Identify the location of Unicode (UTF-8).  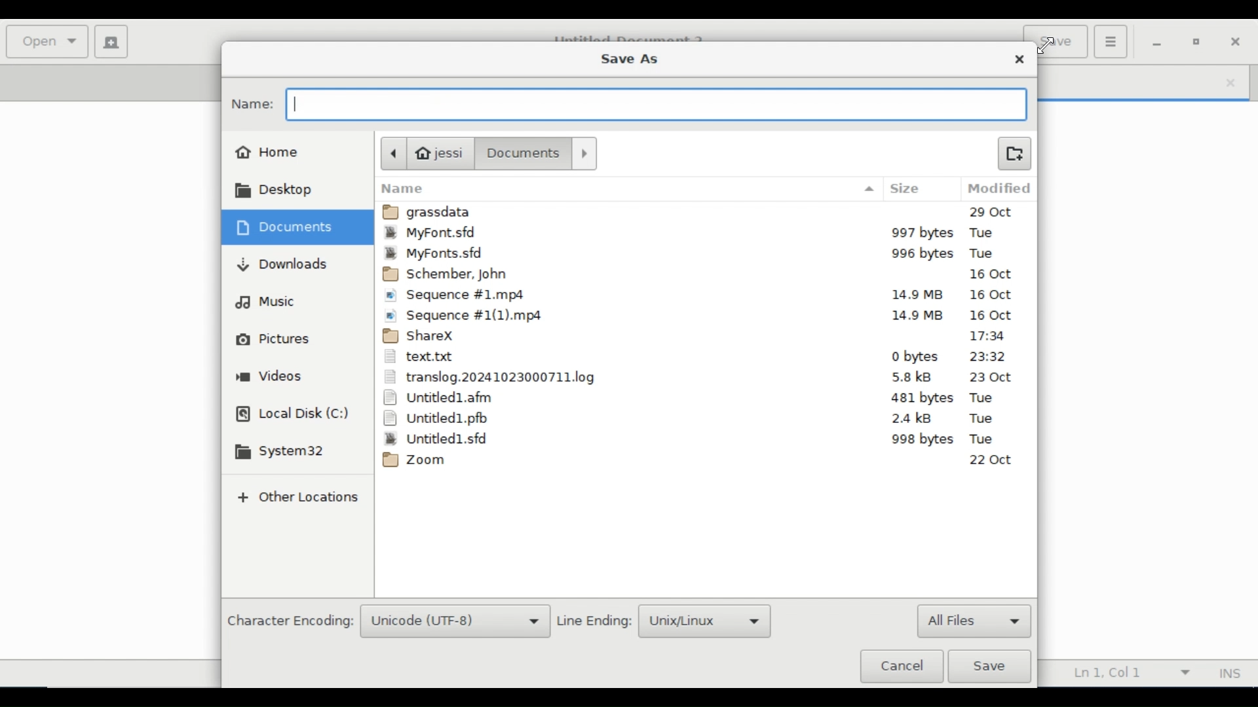
(455, 622).